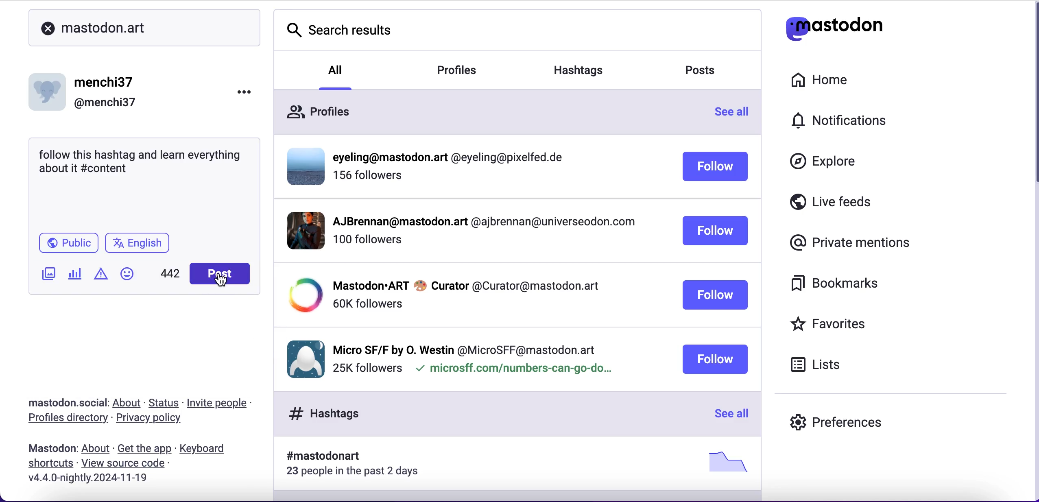 This screenshot has width=1039, height=502. What do you see at coordinates (219, 274) in the screenshot?
I see `post` at bounding box center [219, 274].